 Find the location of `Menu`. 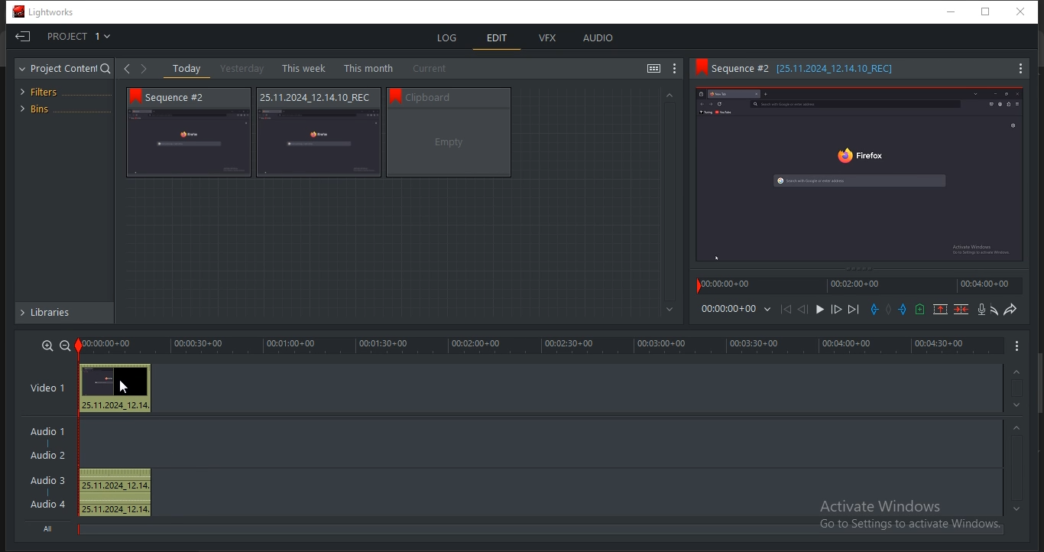

Menu is located at coordinates (1018, 346).